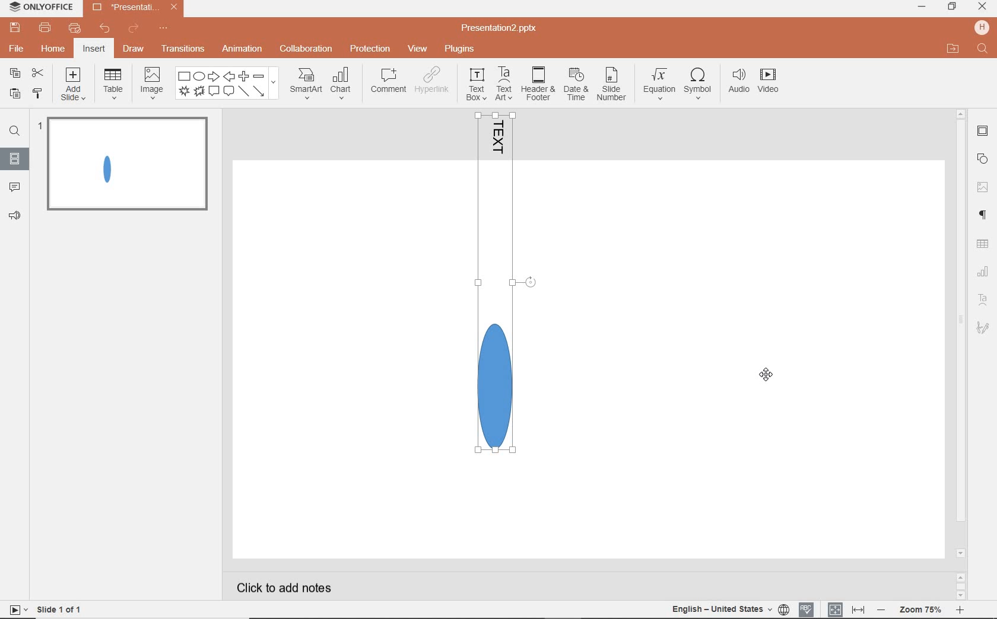 This screenshot has width=997, height=619. What do you see at coordinates (304, 50) in the screenshot?
I see `collaboration` at bounding box center [304, 50].